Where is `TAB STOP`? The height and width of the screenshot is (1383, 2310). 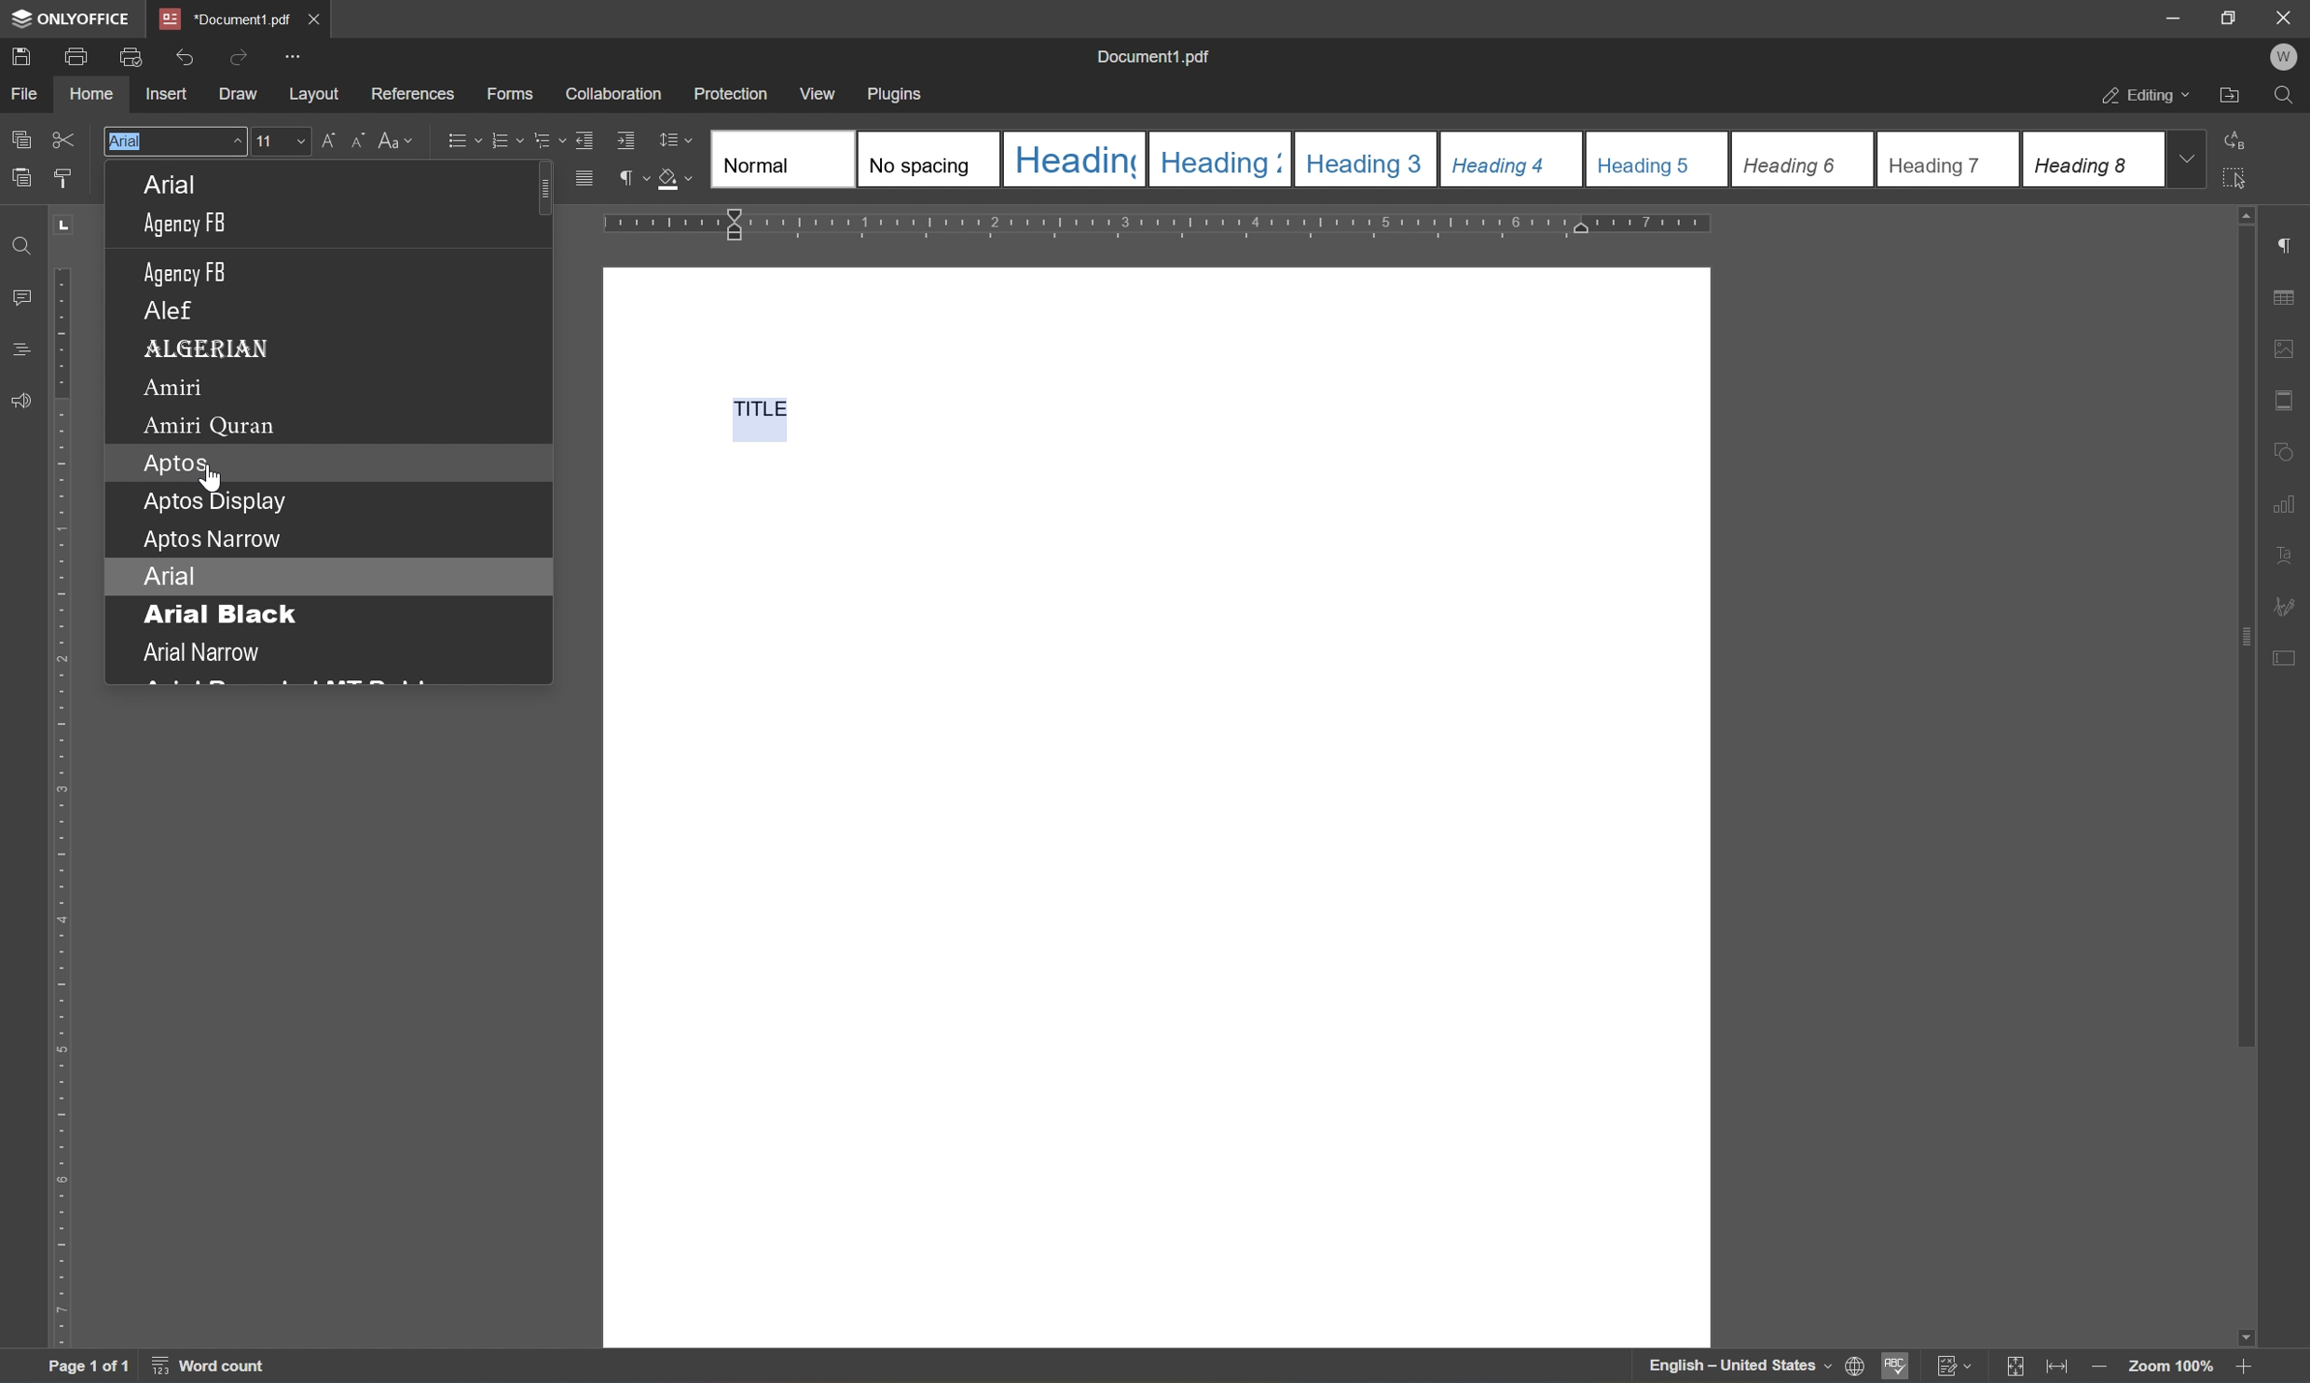
TAB STOP is located at coordinates (65, 230).